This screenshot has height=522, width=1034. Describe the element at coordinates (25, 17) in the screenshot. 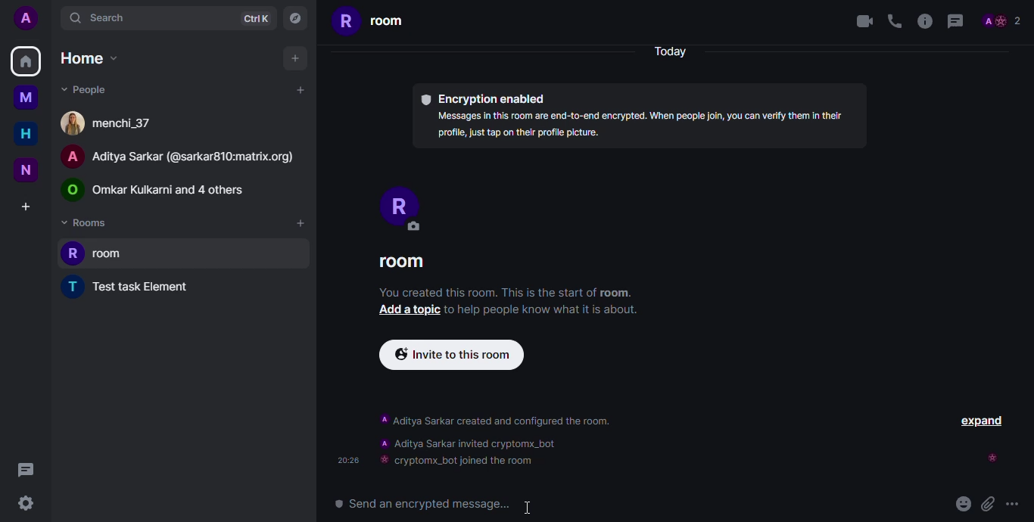

I see `add profile picture` at that location.